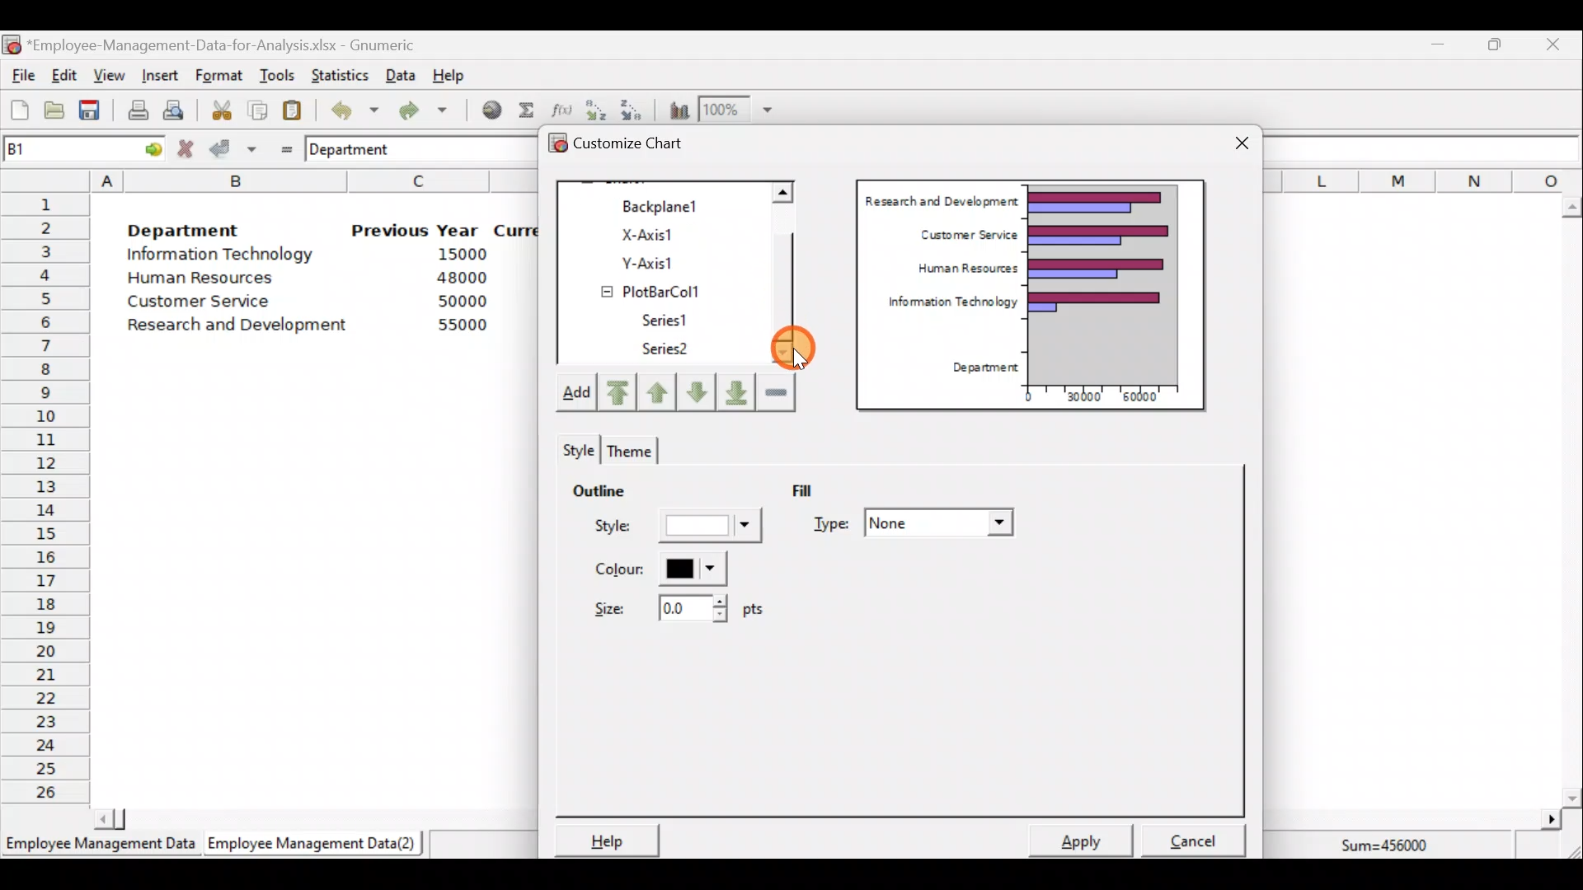 This screenshot has height=890, width=1583. What do you see at coordinates (1199, 836) in the screenshot?
I see `Cancel` at bounding box center [1199, 836].